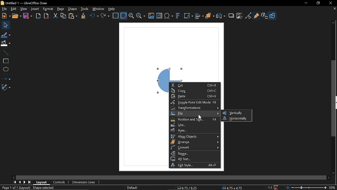 This screenshot has width=337, height=190. What do you see at coordinates (195, 148) in the screenshot?
I see `Convert` at bounding box center [195, 148].